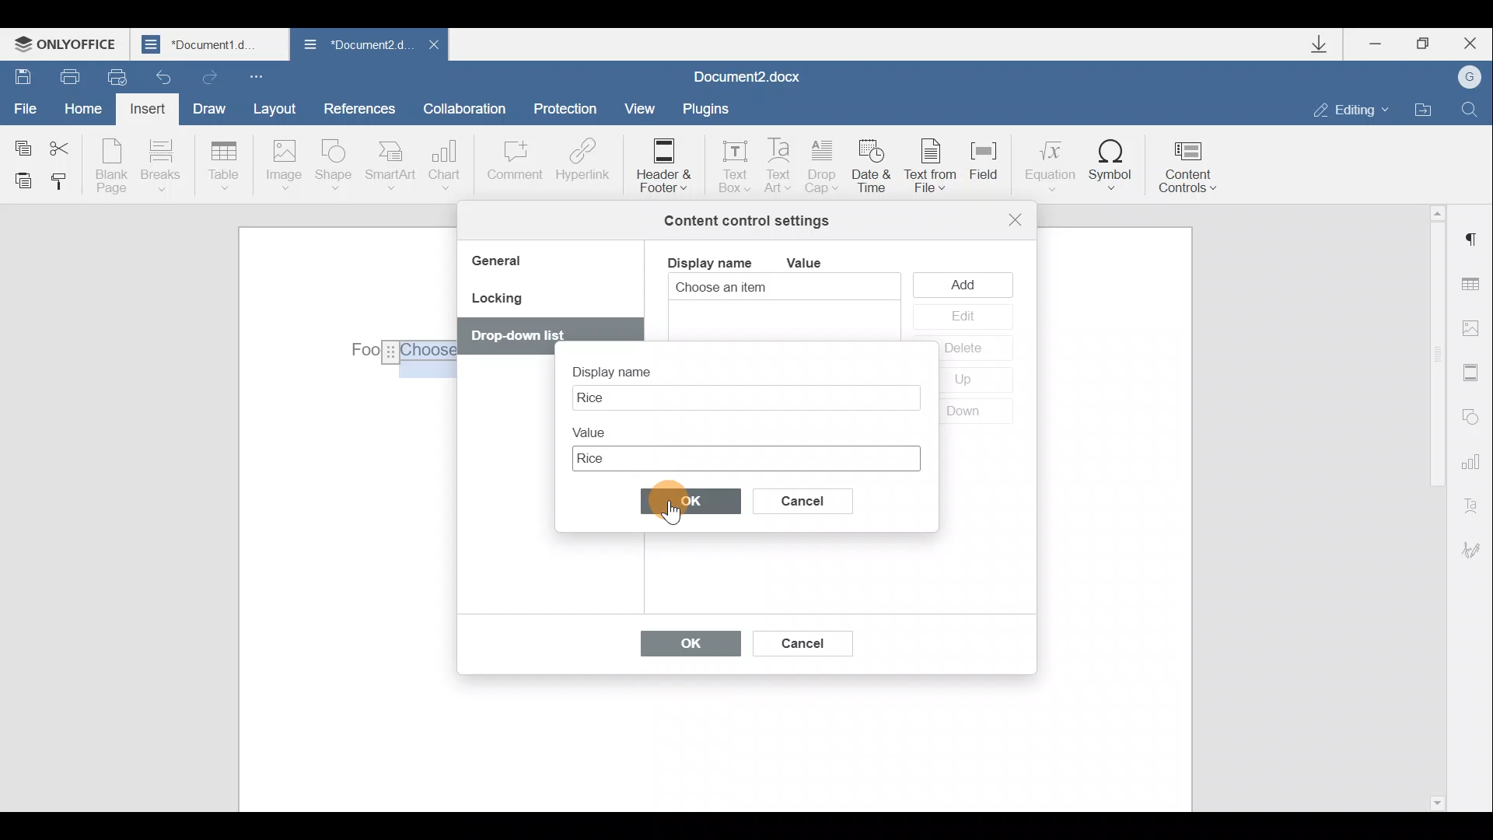 The height and width of the screenshot is (840, 1493). I want to click on Save, so click(18, 75).